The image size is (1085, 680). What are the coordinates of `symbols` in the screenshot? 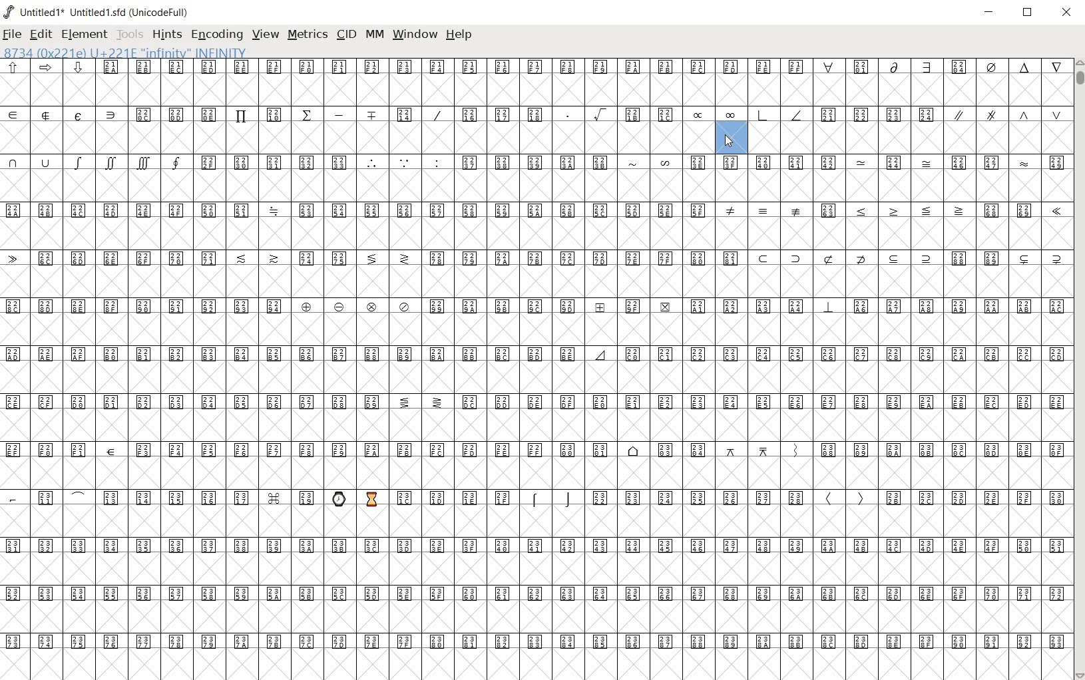 It's located at (552, 498).